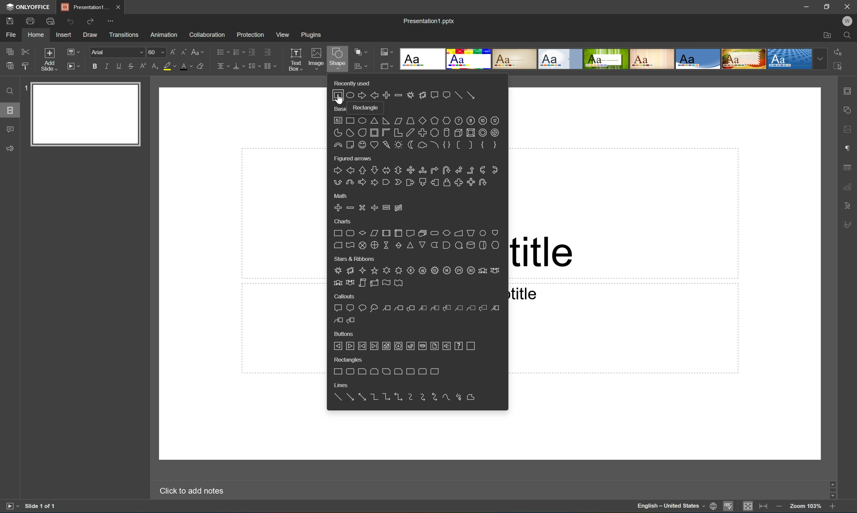  What do you see at coordinates (12, 149) in the screenshot?
I see `Feedback & support` at bounding box center [12, 149].